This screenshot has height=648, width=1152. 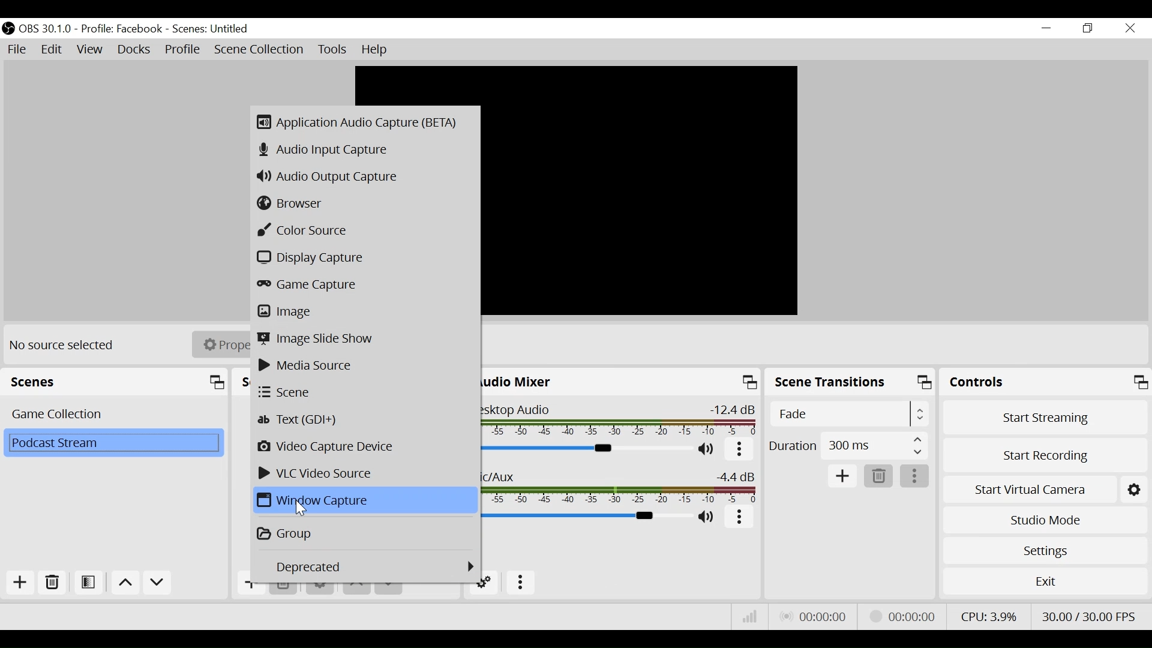 I want to click on Stream Status, so click(x=905, y=617).